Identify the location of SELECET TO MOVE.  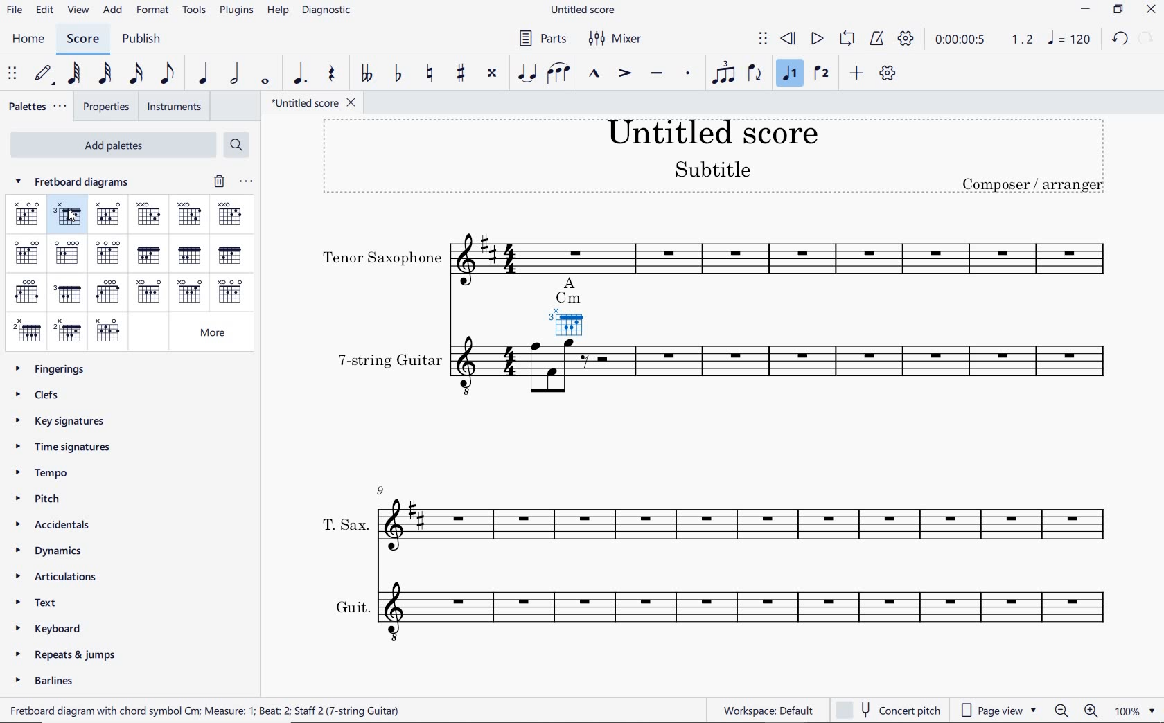
(13, 75).